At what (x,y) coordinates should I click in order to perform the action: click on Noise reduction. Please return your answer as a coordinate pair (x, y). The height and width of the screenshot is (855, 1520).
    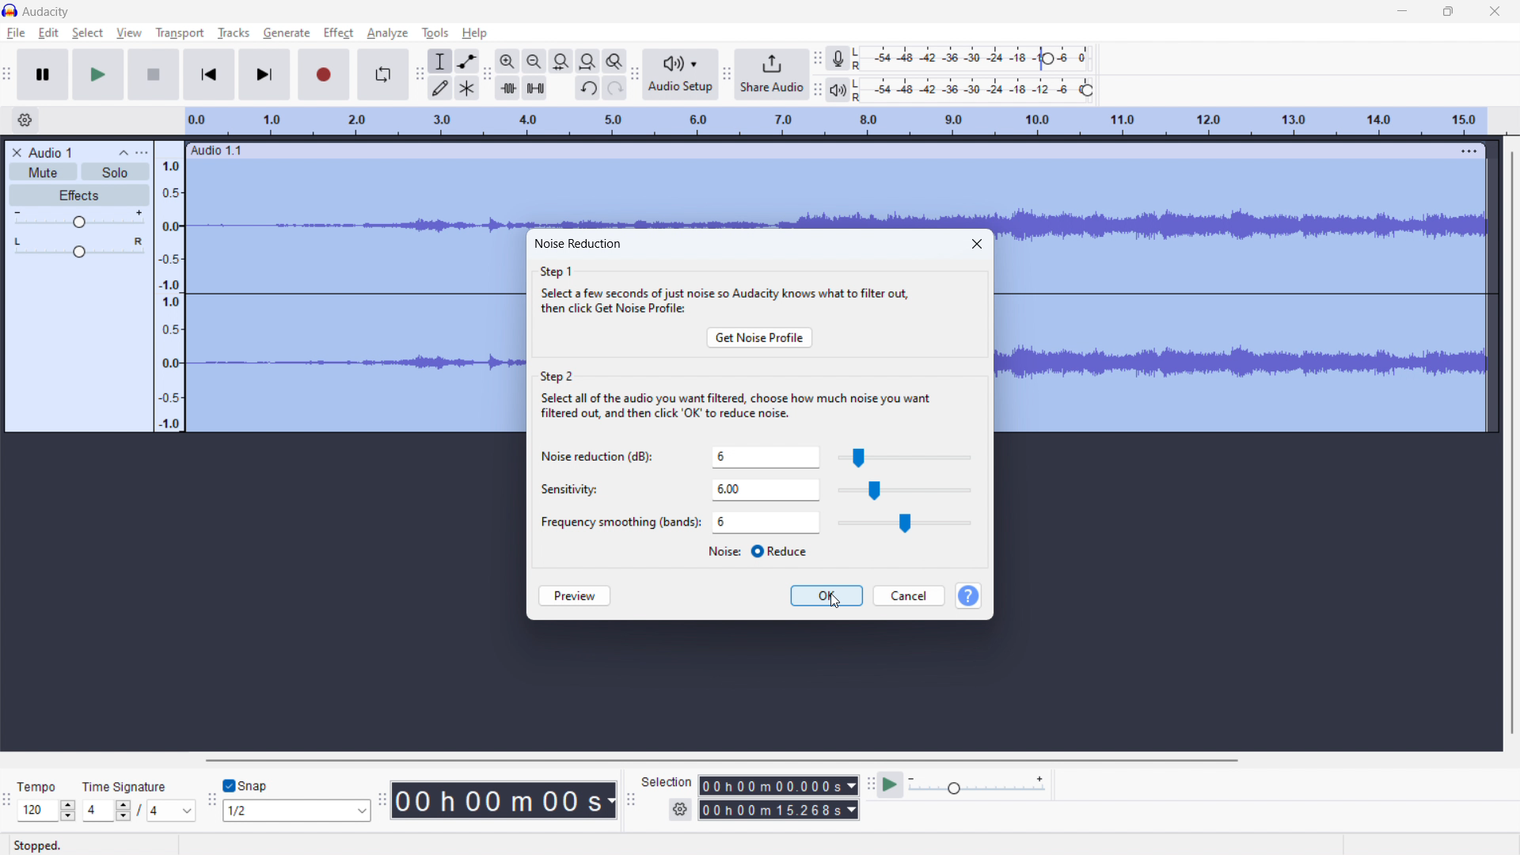
    Looking at the image, I should click on (598, 458).